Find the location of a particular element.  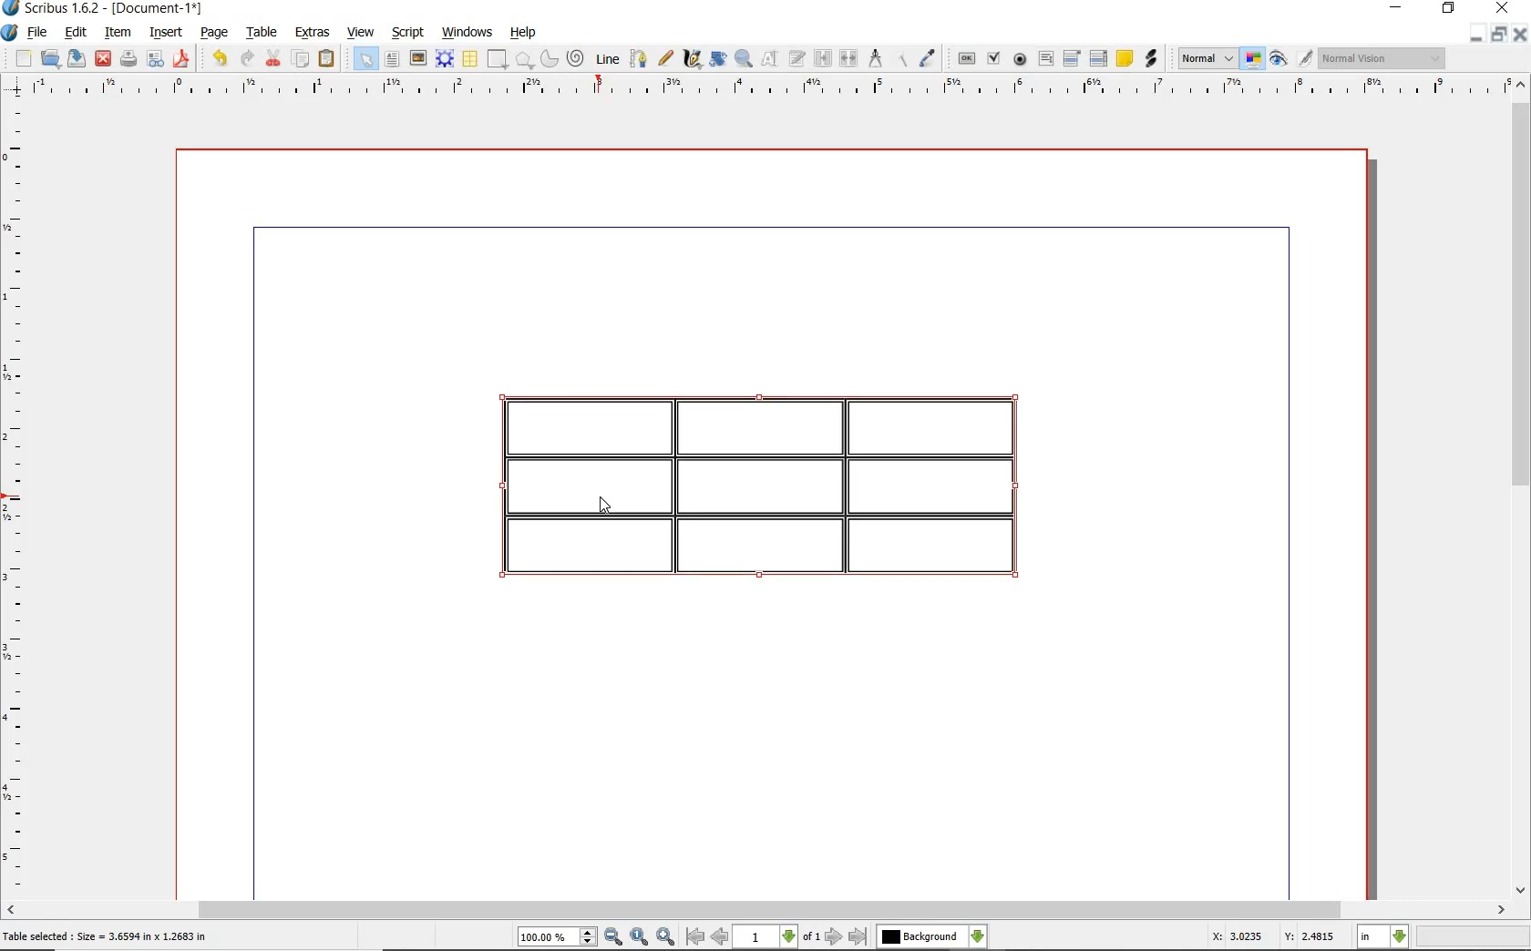

item is located at coordinates (117, 34).